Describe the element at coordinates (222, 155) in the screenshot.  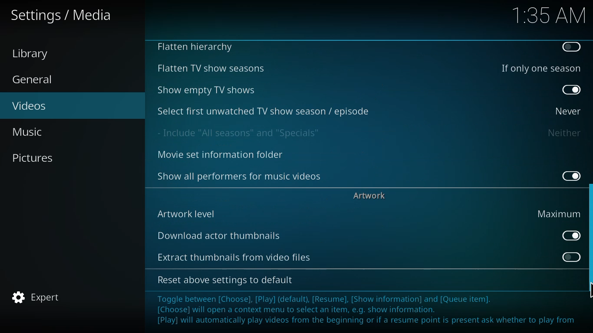
I see `movie set info` at that location.